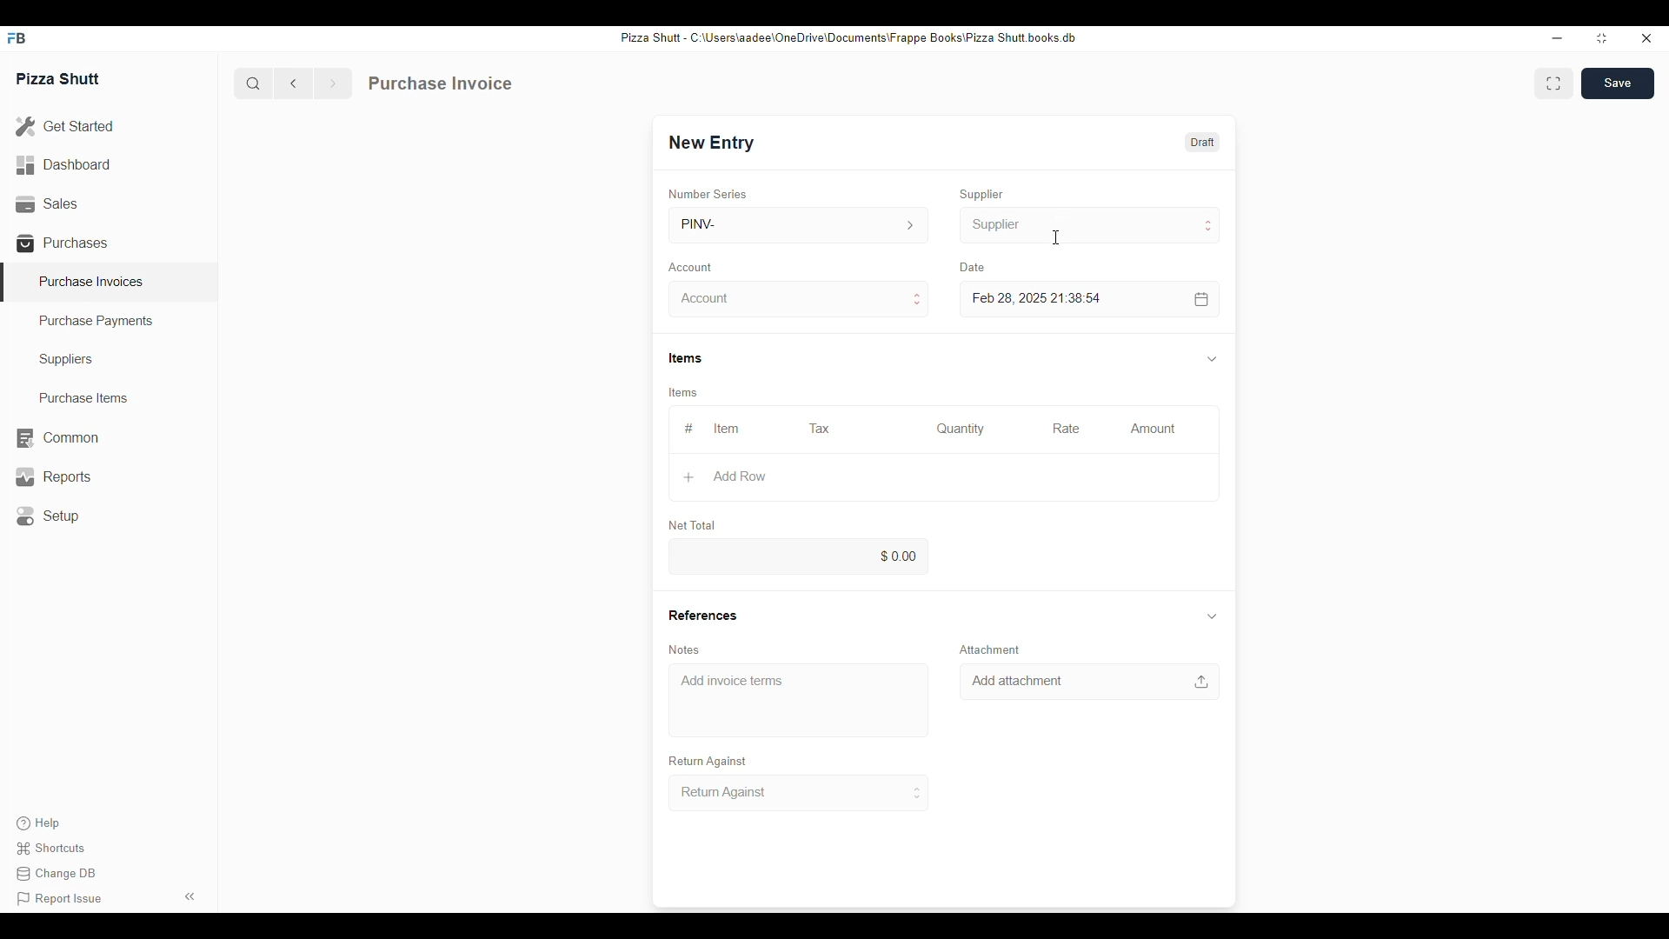  I want to click on cursor, so click(1059, 238).